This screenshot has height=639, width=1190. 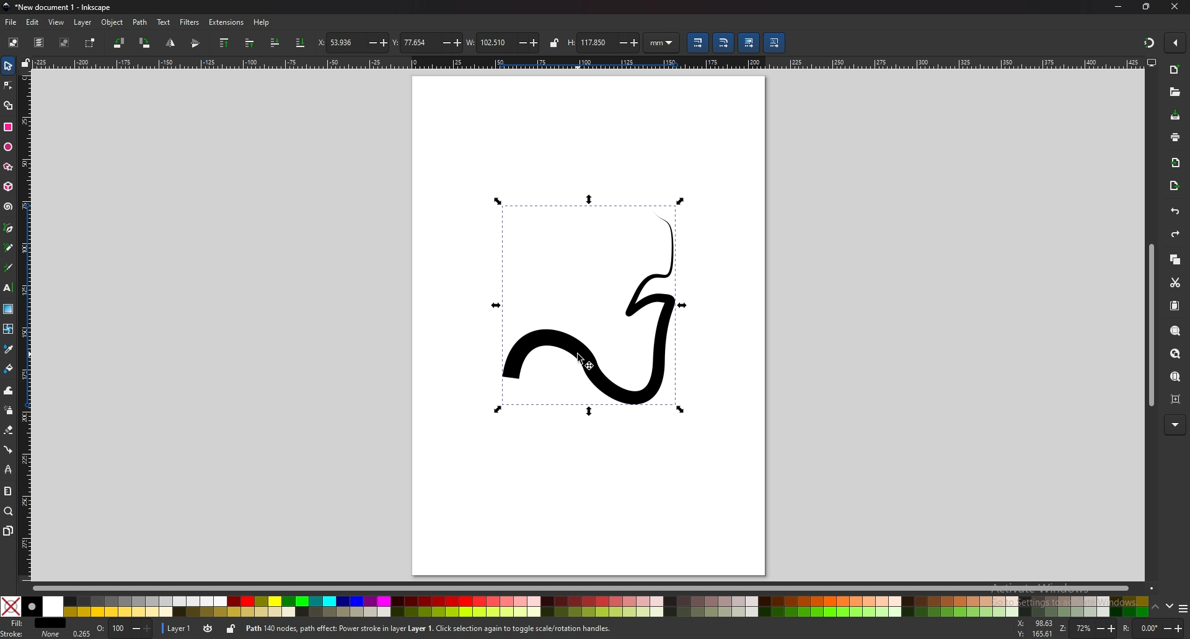 What do you see at coordinates (590, 363) in the screenshot?
I see `MOUSE POINTER` at bounding box center [590, 363].